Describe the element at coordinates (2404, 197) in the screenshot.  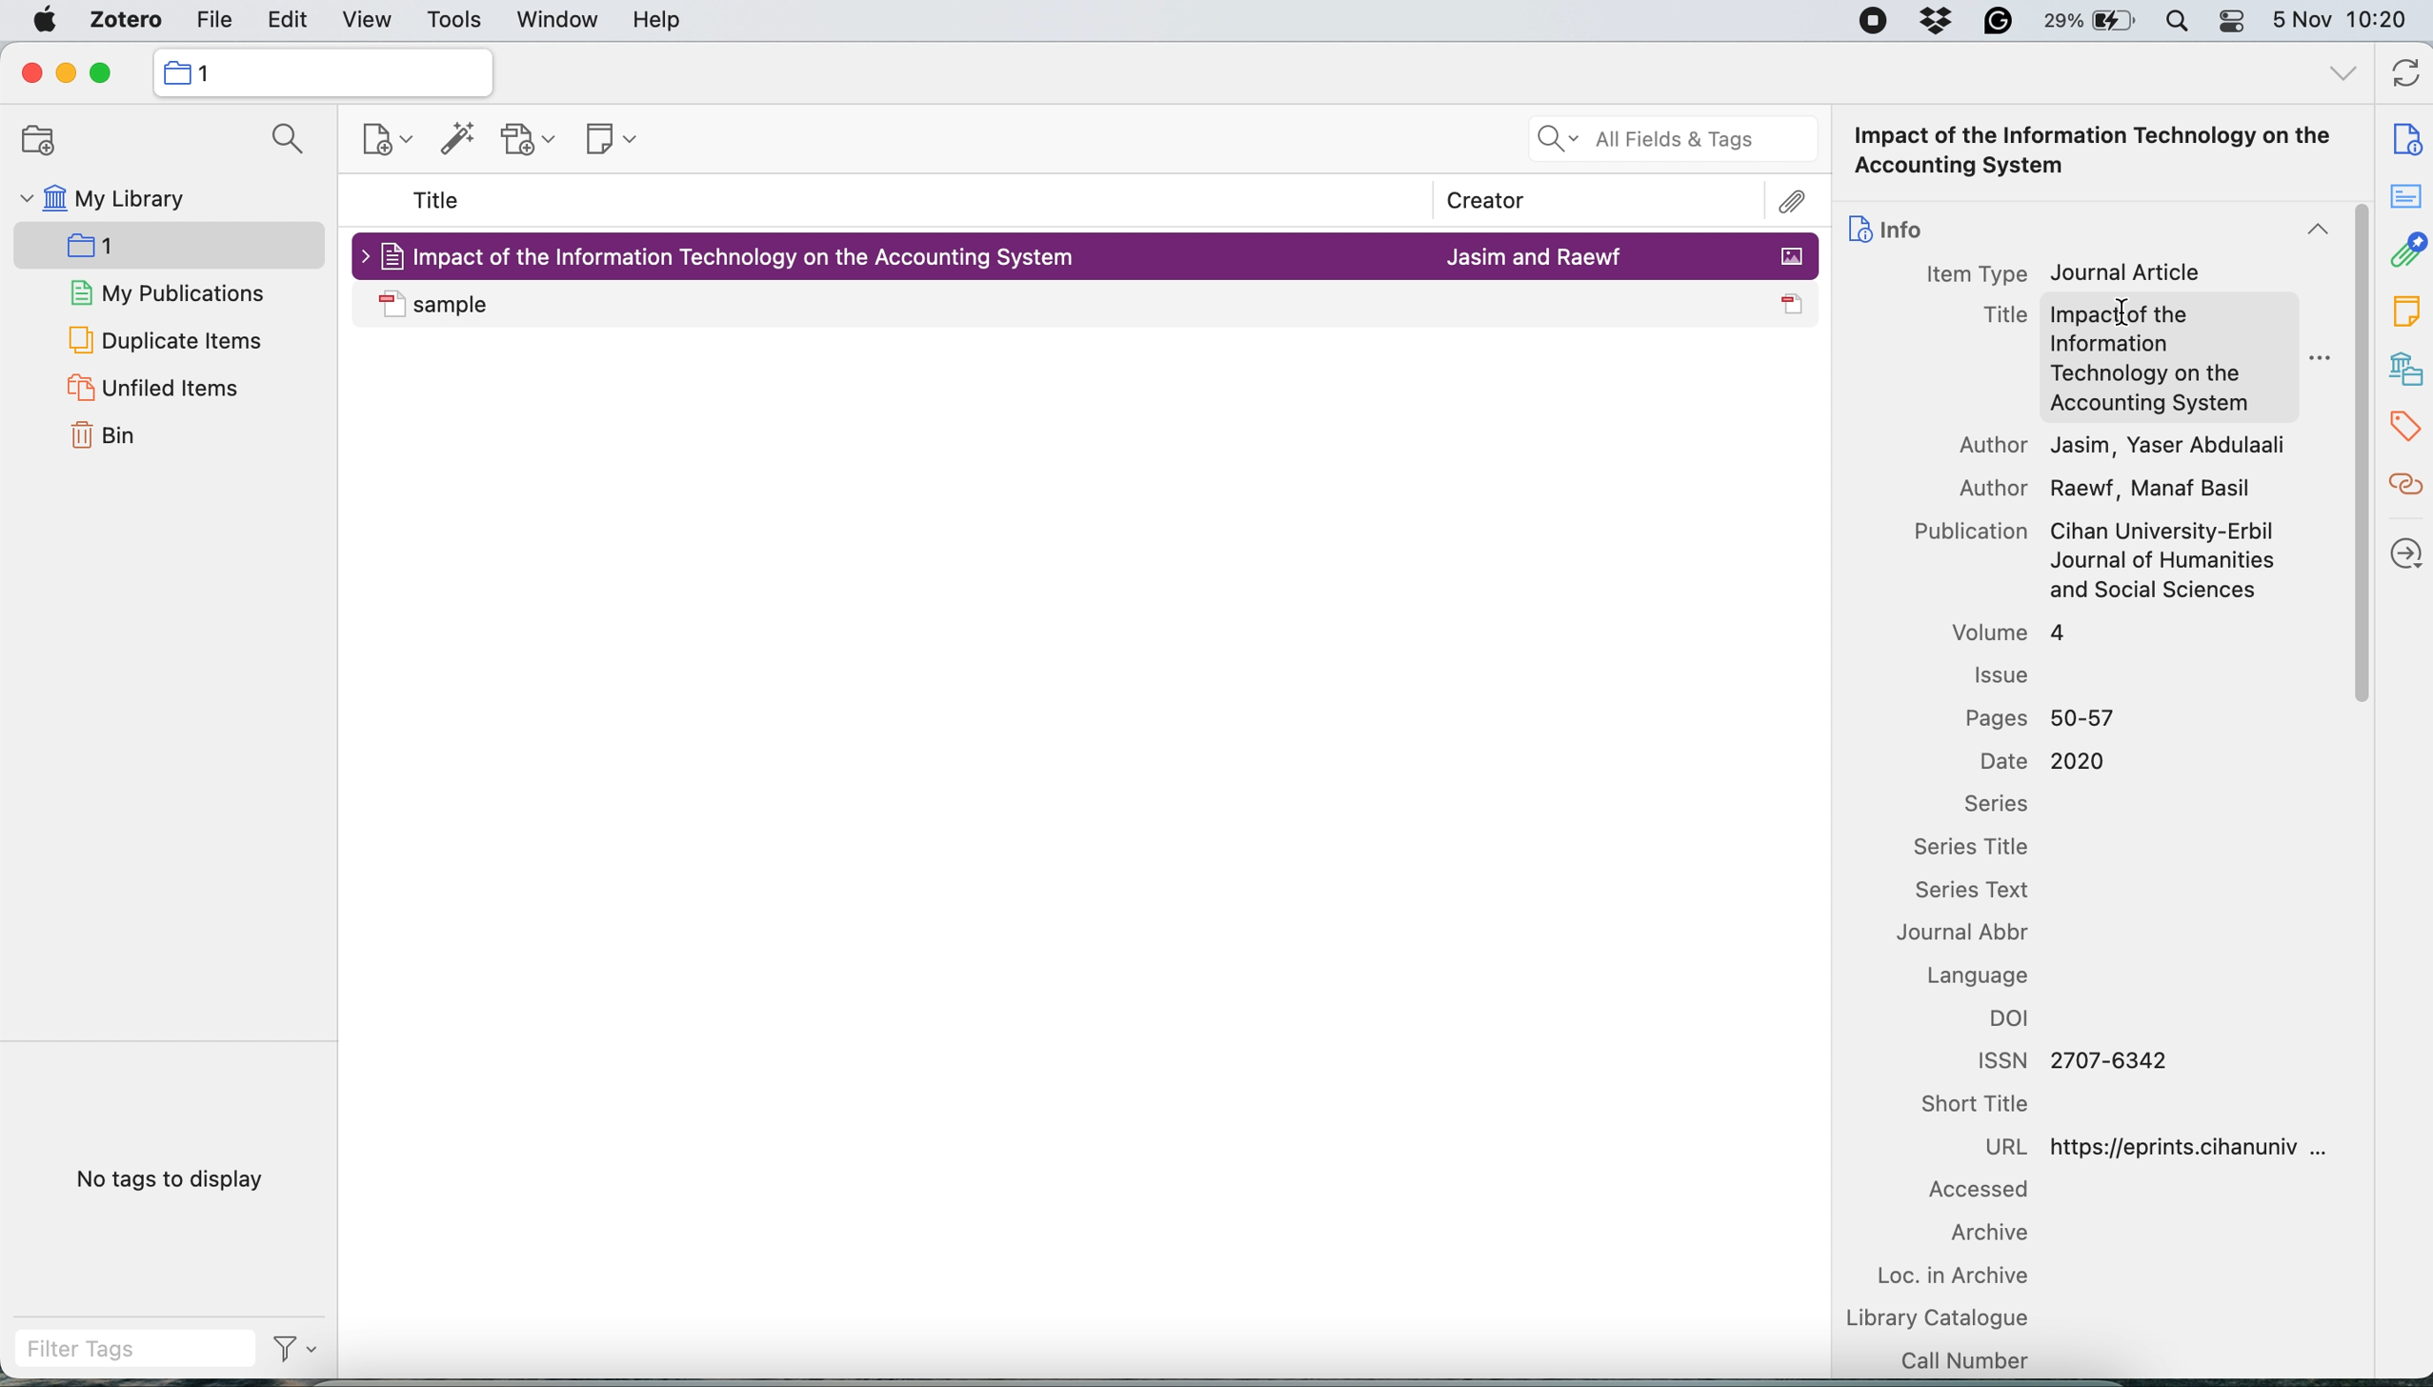
I see `abstract` at that location.